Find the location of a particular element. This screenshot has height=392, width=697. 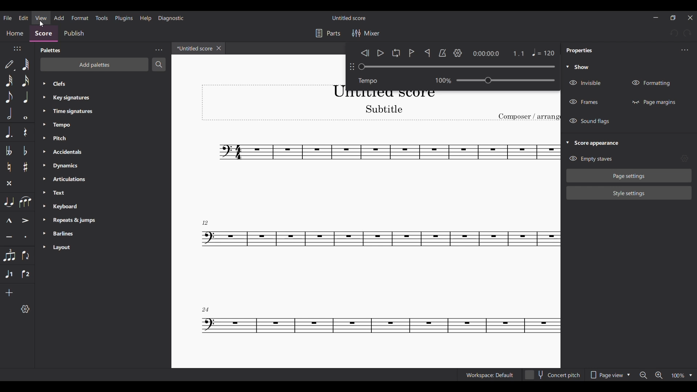

Add is located at coordinates (9, 293).